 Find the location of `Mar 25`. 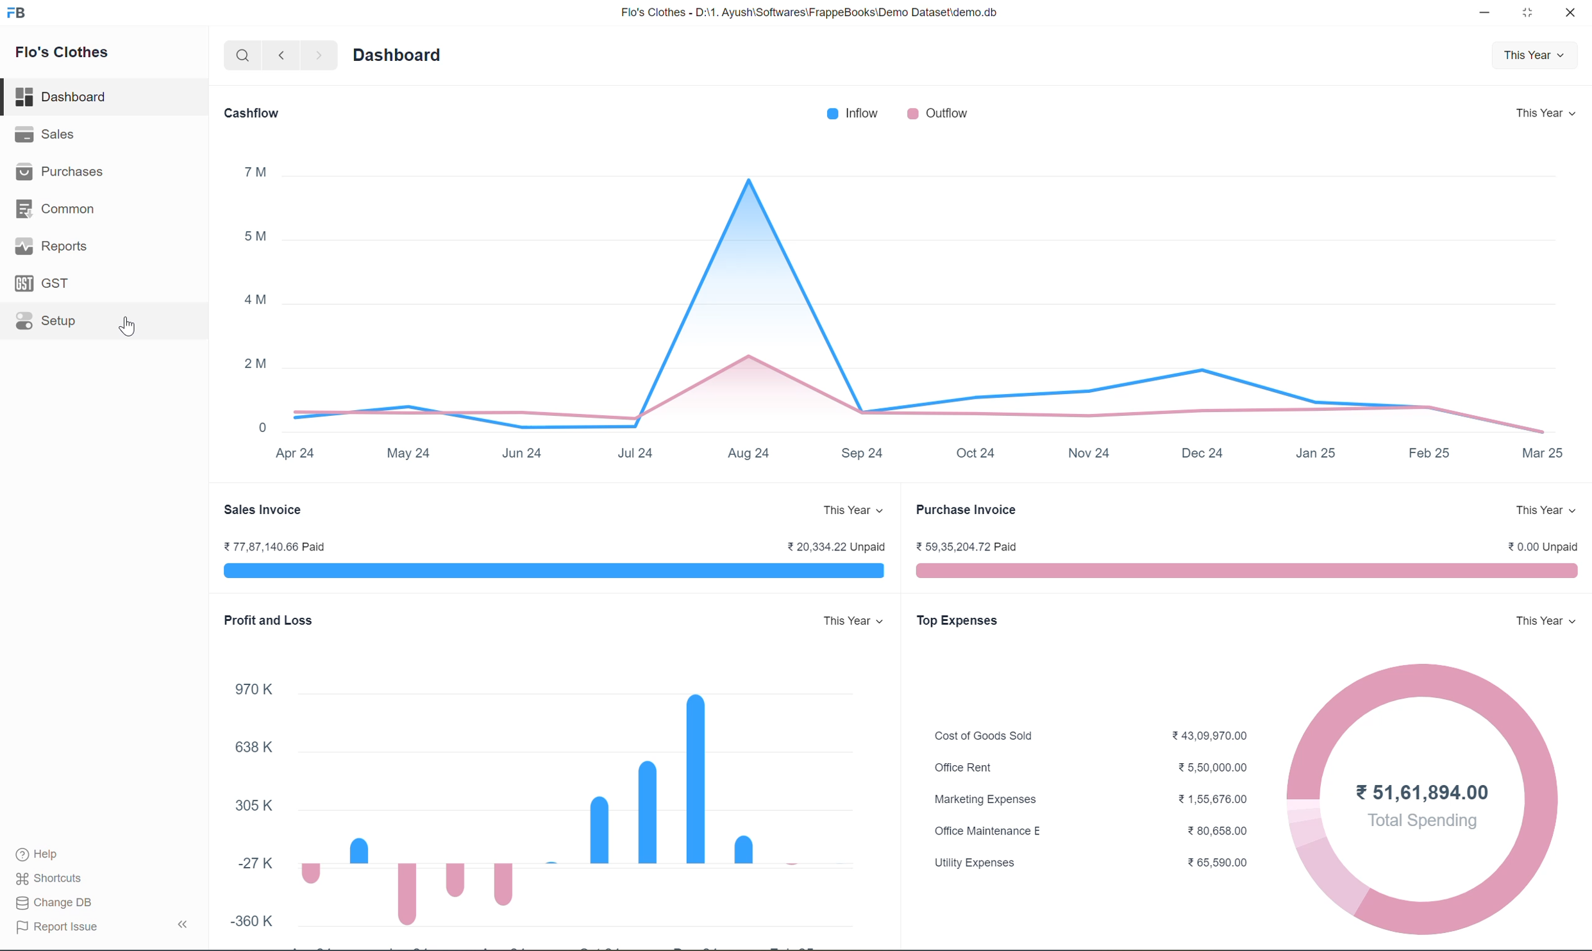

Mar 25 is located at coordinates (1550, 455).